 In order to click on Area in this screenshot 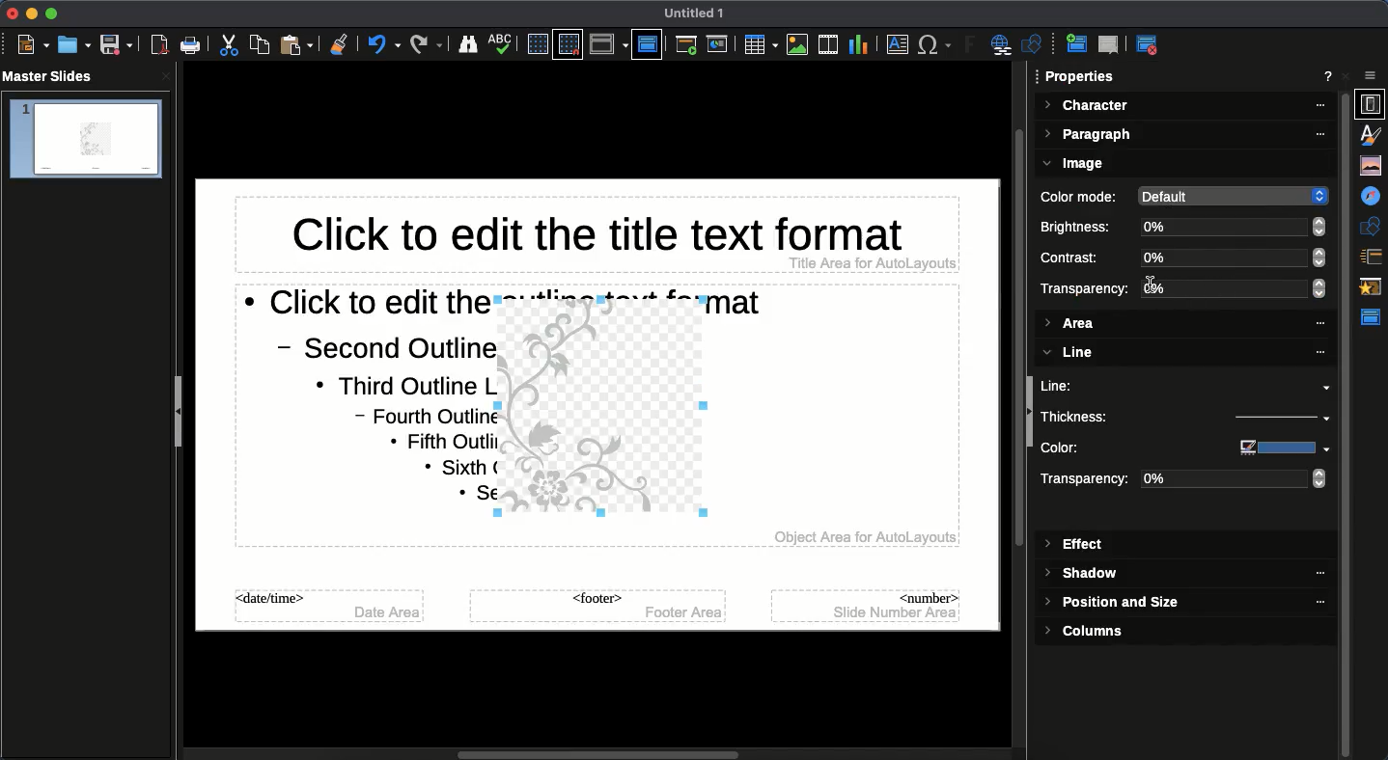, I will do `click(1184, 323)`.